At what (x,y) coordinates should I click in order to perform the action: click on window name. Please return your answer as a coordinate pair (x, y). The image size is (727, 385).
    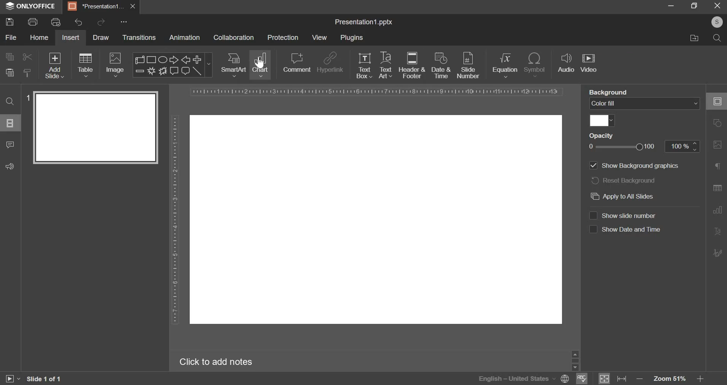
    Looking at the image, I should click on (31, 7).